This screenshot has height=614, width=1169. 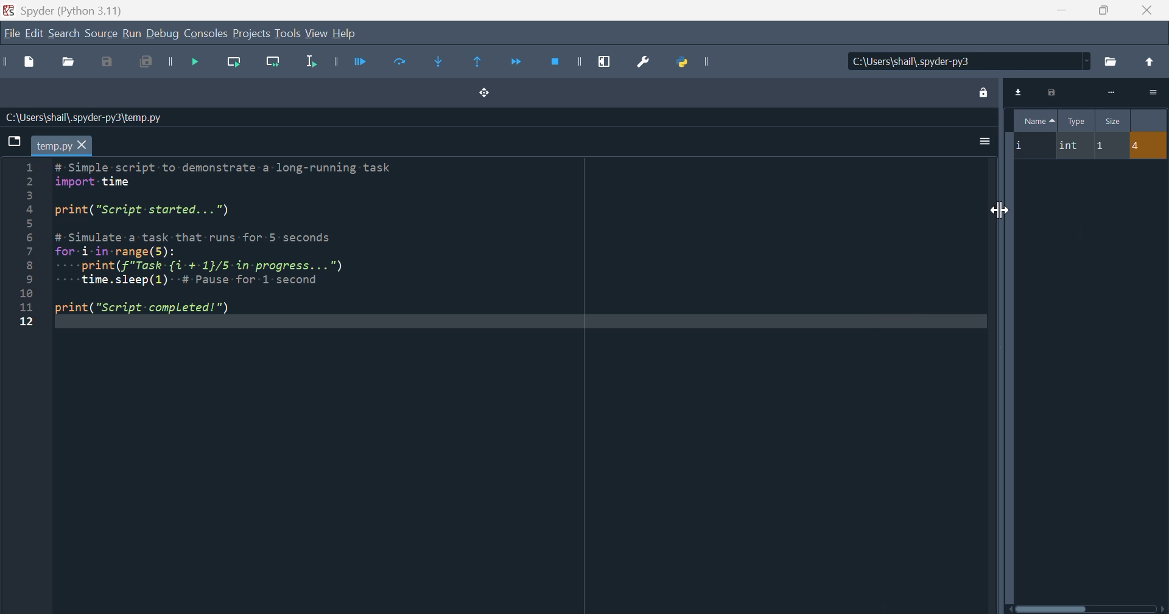 I want to click on Projects, so click(x=251, y=34).